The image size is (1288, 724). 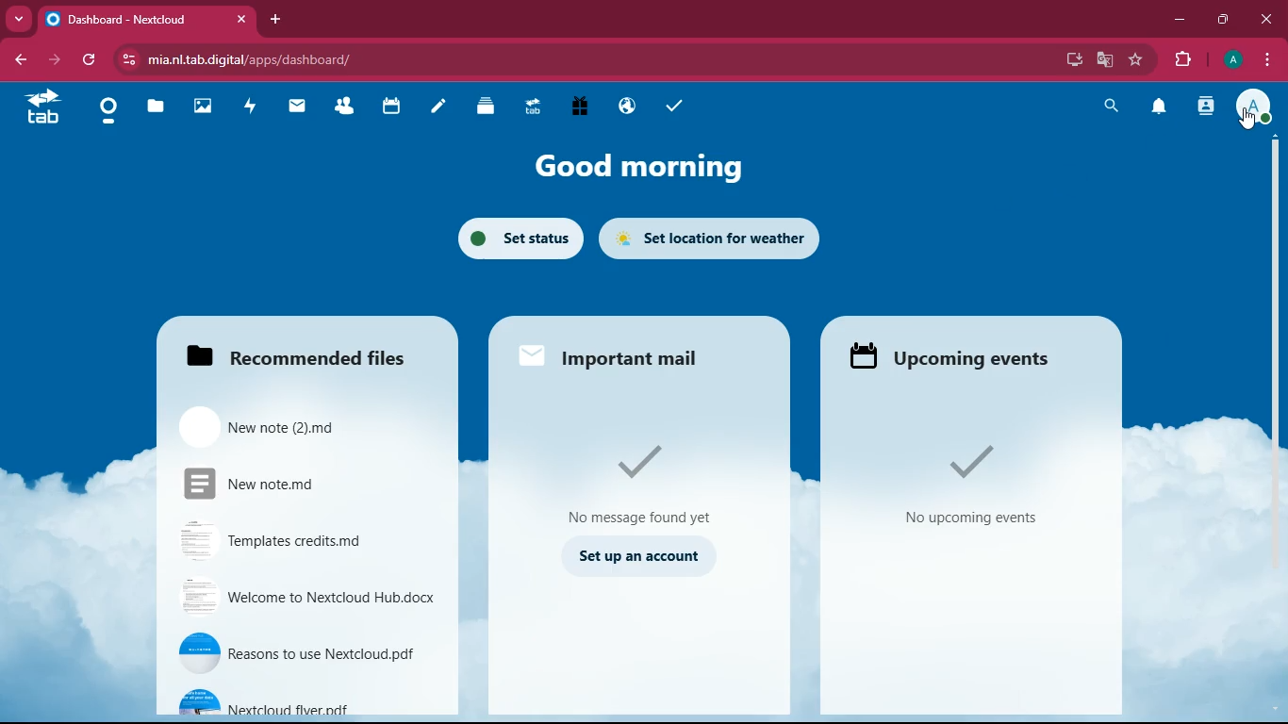 What do you see at coordinates (204, 107) in the screenshot?
I see `images` at bounding box center [204, 107].